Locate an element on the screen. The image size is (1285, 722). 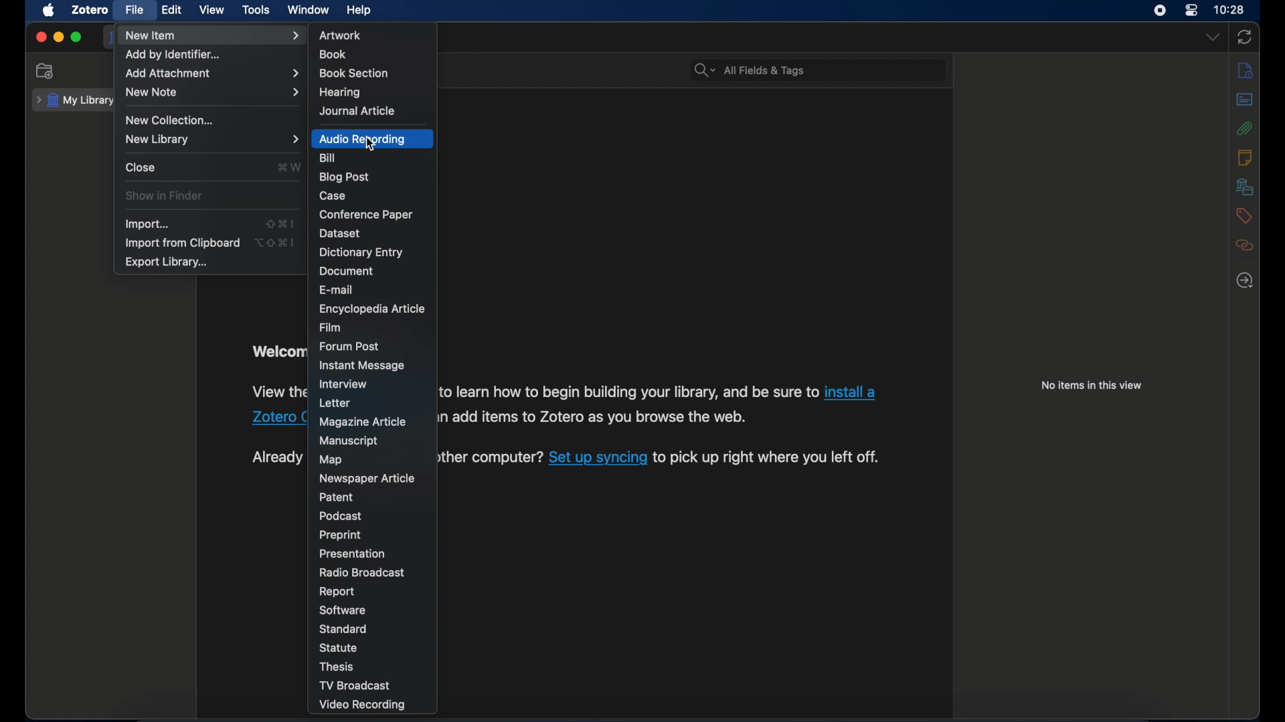
close is located at coordinates (142, 168).